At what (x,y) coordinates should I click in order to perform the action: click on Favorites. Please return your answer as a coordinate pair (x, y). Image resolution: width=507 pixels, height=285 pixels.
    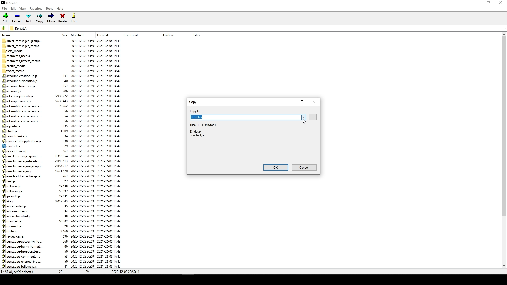
    Looking at the image, I should click on (36, 9).